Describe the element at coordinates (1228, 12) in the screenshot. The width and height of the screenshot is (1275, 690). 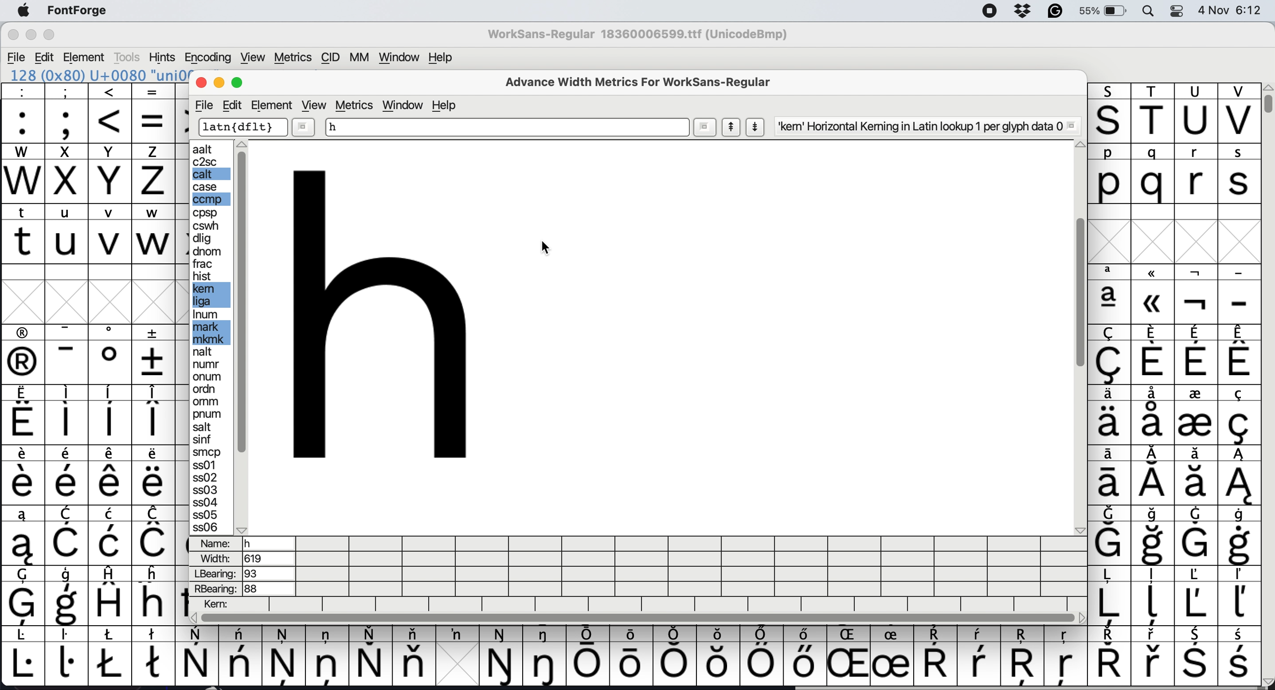
I see `4 Nov 6:12` at that location.